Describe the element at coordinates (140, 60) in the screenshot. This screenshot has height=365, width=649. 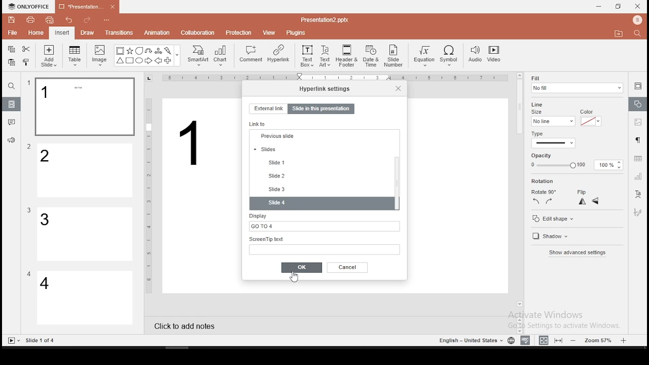
I see `Circle` at that location.